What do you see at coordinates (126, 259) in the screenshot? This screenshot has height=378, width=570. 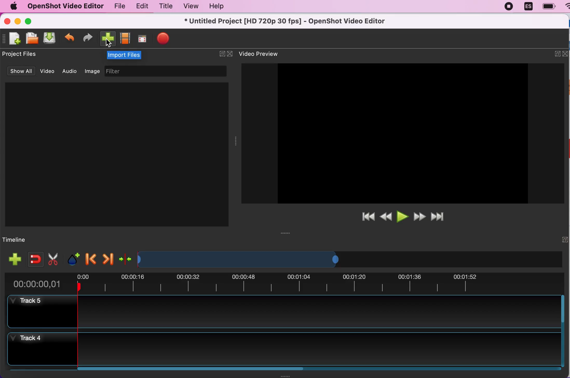 I see `center the timeline` at bounding box center [126, 259].